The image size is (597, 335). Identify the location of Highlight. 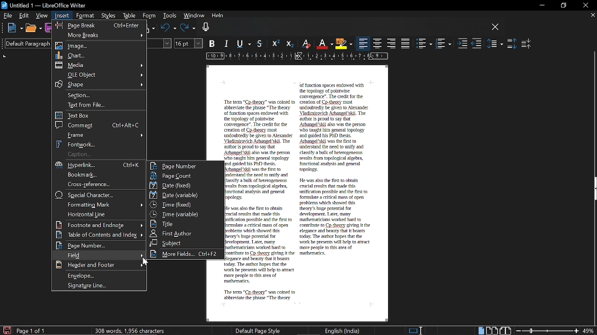
(343, 43).